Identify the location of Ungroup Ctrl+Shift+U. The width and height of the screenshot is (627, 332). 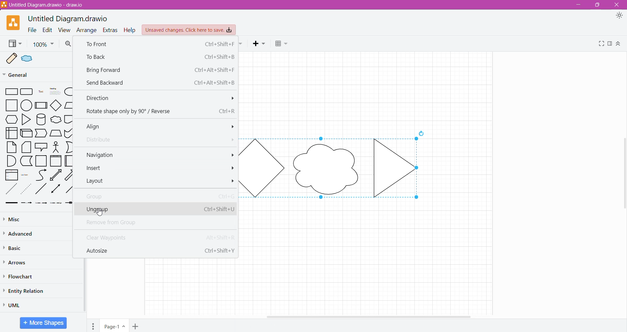
(161, 210).